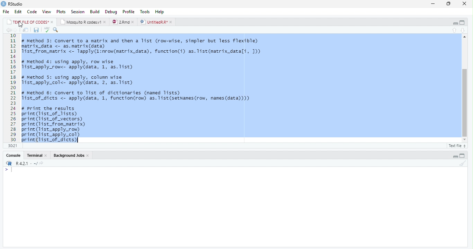 This screenshot has width=473, height=249. I want to click on # Method 3: Convert to a matrix and then a list (row-wise, simpler but less flexible)matrix_data <- as.matrix(data)1ist_from matrix <- lapply(1:nrow(matrix_data), function(i) as.list(matrix_datali, 1))# method 4: using apply, row wise1i5t_apply_row<- apply(data, 1, as.list)# method 5: using apply, column wise1ist_apply_col<- apply(data, 2, as.list)# method 6: Convert to 1ist of dictionaries (named 1ists)1ist_of dicts <- apply(data, 1, function(row) as.1ist(setNames(row, names(data))))# print the resultsprint (1ist_of_1ists)print (11st_of vectors)print (11st_fron_matrix)print (115t_apply_row)print (115t_apply_col)orint(1ist_of_dicts)|, so click(147, 88).